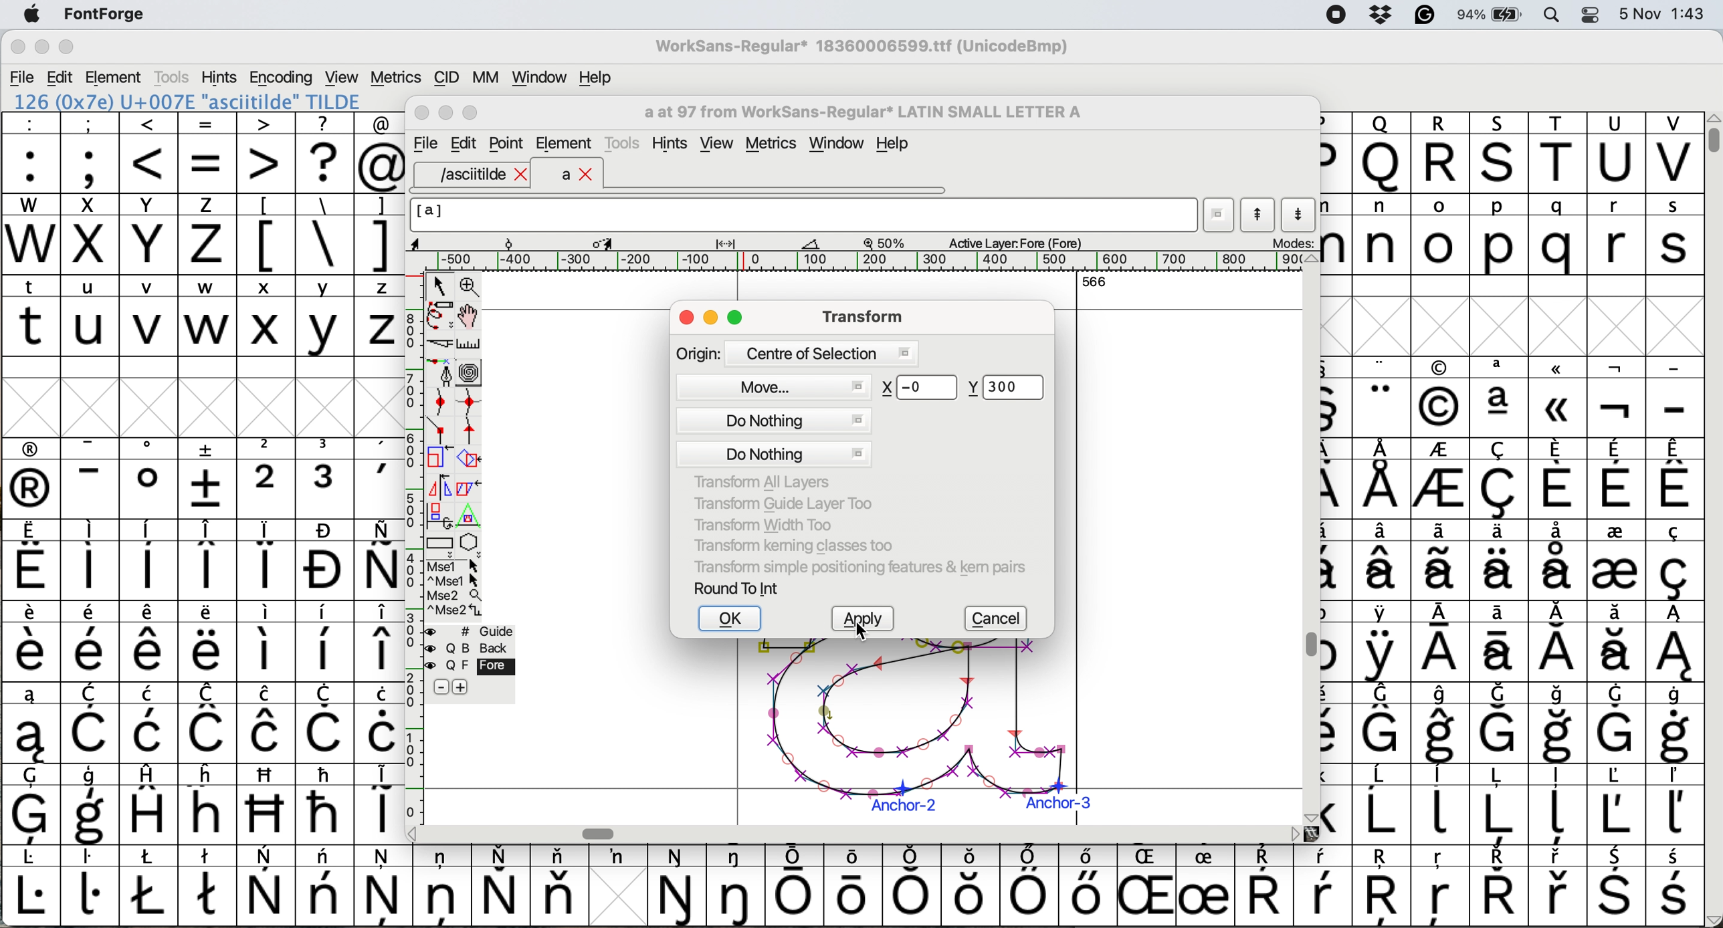 Image resolution: width=1723 pixels, height=928 pixels. What do you see at coordinates (1711, 134) in the screenshot?
I see `vertical scroll bar` at bounding box center [1711, 134].